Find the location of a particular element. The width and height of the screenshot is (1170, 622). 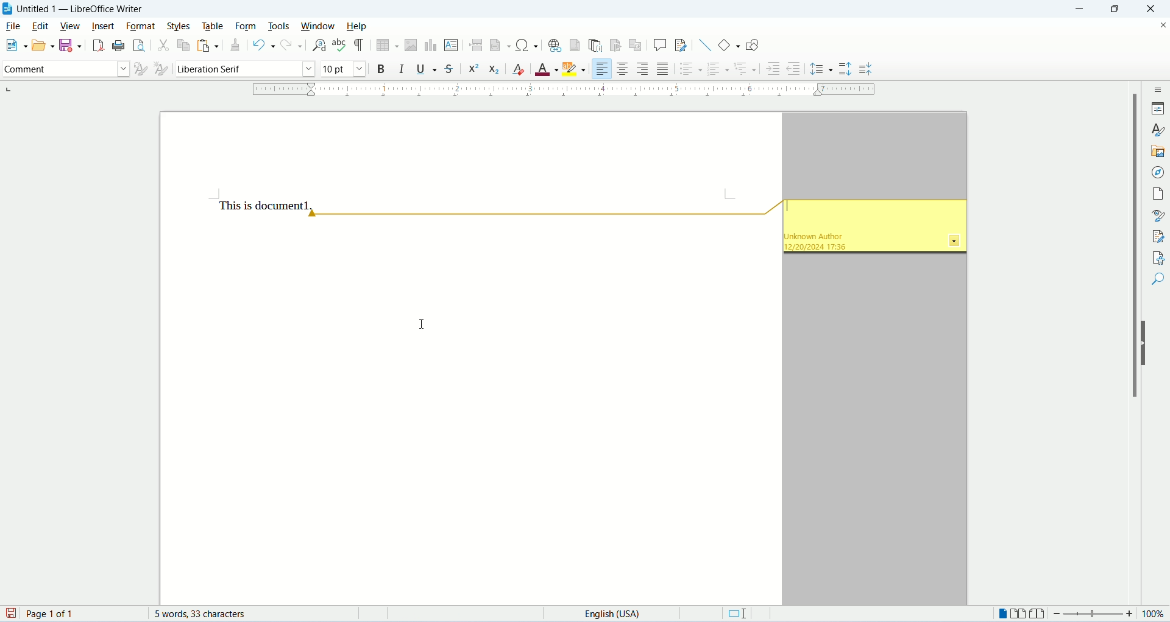

insert footnote is located at coordinates (575, 45).